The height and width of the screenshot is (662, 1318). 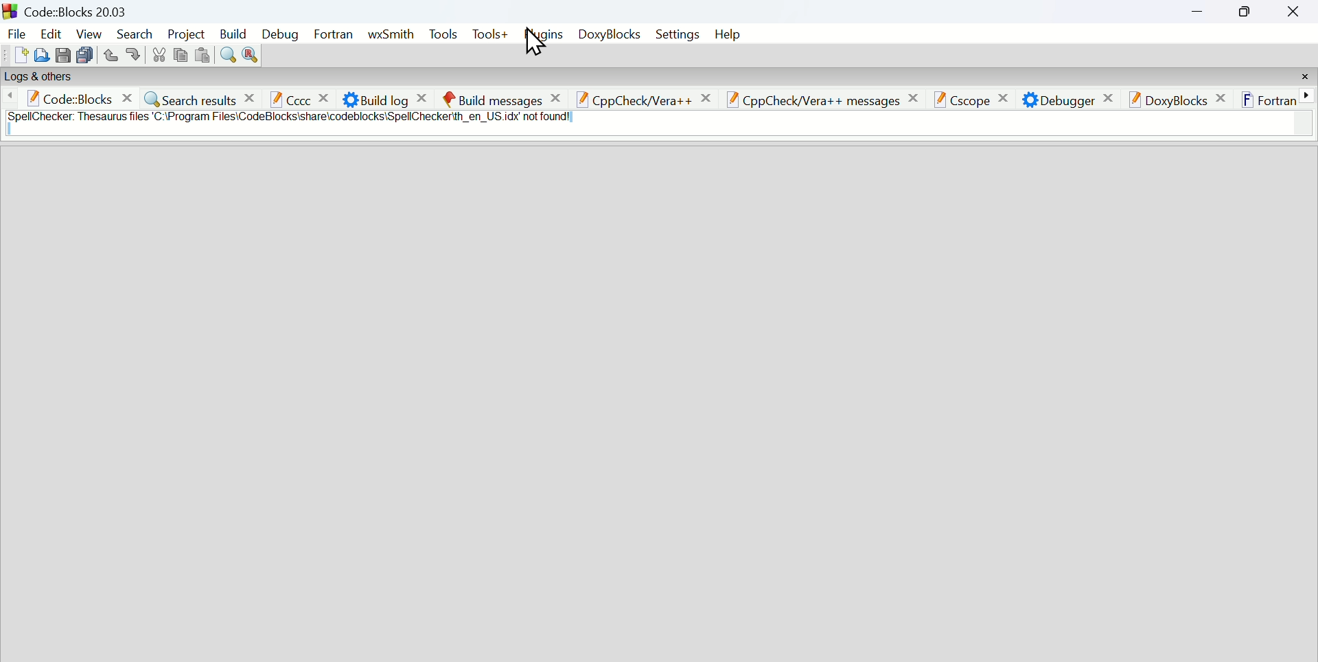 What do you see at coordinates (12, 98) in the screenshot?
I see `Move left` at bounding box center [12, 98].